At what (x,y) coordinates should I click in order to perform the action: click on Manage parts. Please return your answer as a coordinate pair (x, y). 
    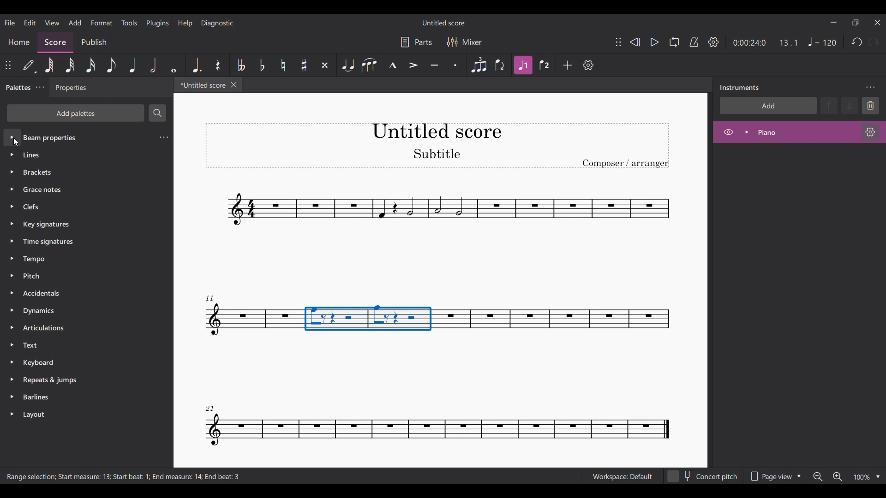
    Looking at the image, I should click on (416, 42).